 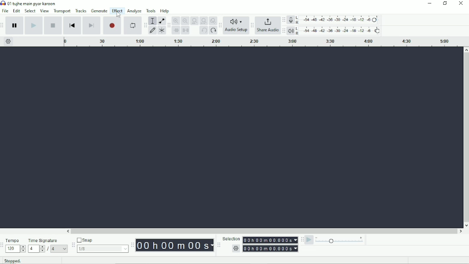 What do you see at coordinates (194, 21) in the screenshot?
I see `Fit selection to width` at bounding box center [194, 21].